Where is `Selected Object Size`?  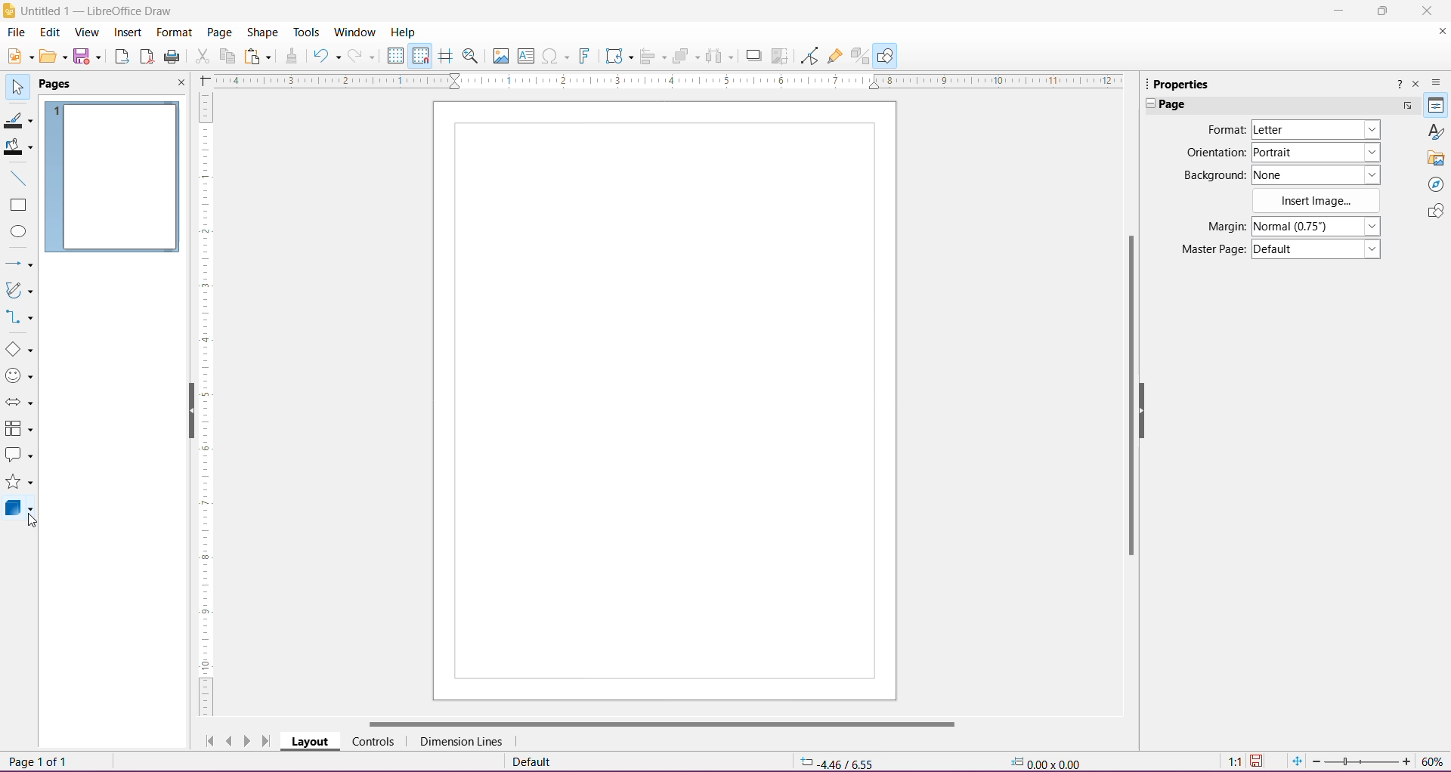
Selected Object Size is located at coordinates (1044, 761).